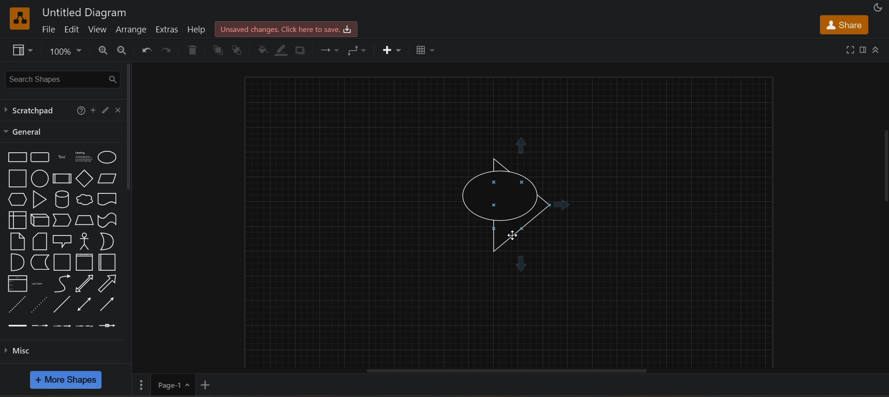 This screenshot has width=889, height=397. Describe the element at coordinates (17, 178) in the screenshot. I see `square` at that location.